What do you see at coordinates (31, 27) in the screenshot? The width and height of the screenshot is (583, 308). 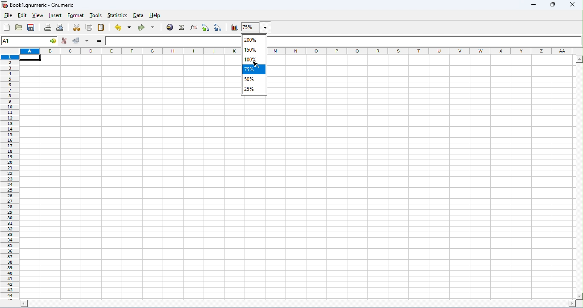 I see `save` at bounding box center [31, 27].